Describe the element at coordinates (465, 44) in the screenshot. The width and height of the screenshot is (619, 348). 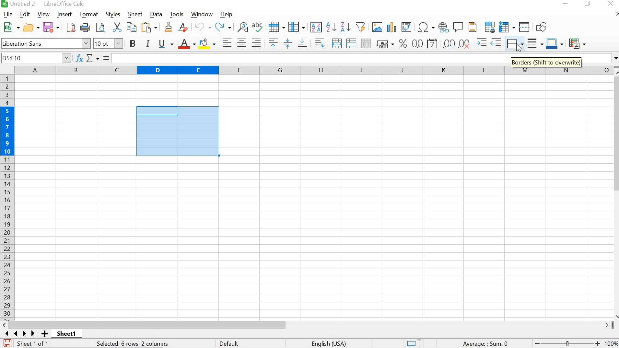
I see `REMOVE DECIMAL PLACE` at that location.